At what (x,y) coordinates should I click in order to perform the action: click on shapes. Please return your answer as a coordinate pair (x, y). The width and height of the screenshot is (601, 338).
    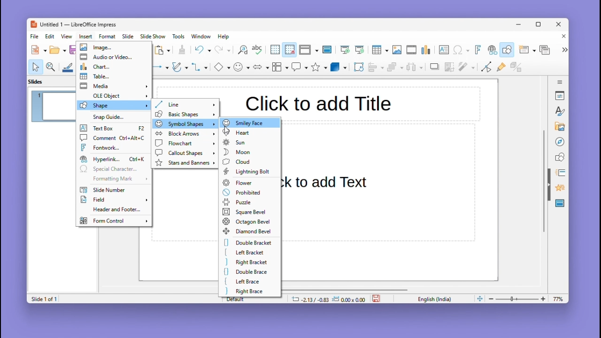
    Looking at the image, I should click on (560, 156).